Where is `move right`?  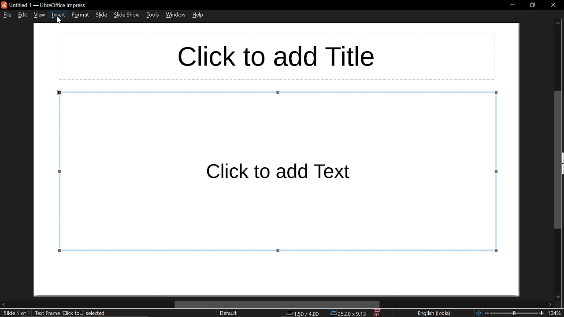 move right is located at coordinates (550, 304).